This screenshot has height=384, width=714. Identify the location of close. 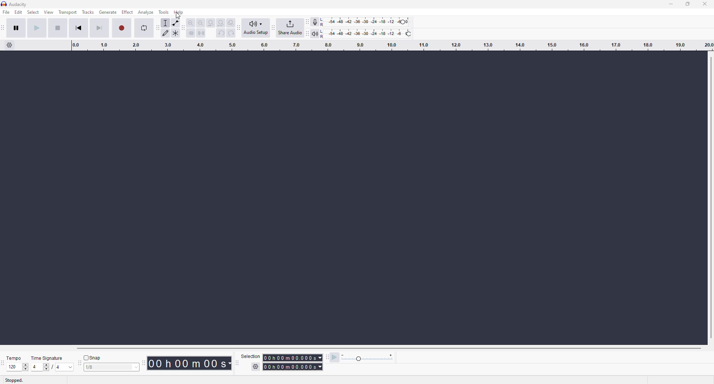
(706, 4).